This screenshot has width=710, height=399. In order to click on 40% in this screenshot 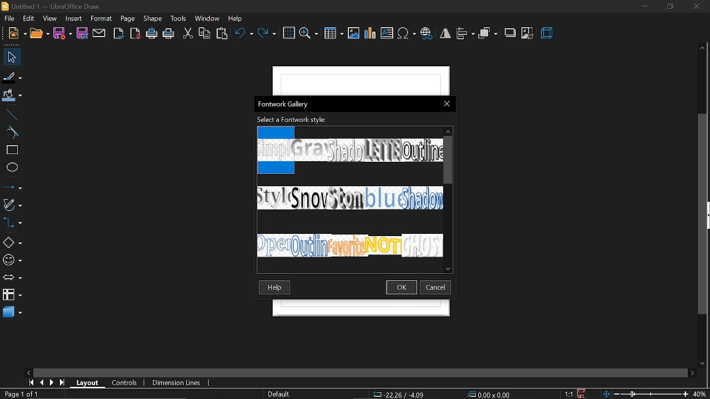, I will do `click(700, 394)`.